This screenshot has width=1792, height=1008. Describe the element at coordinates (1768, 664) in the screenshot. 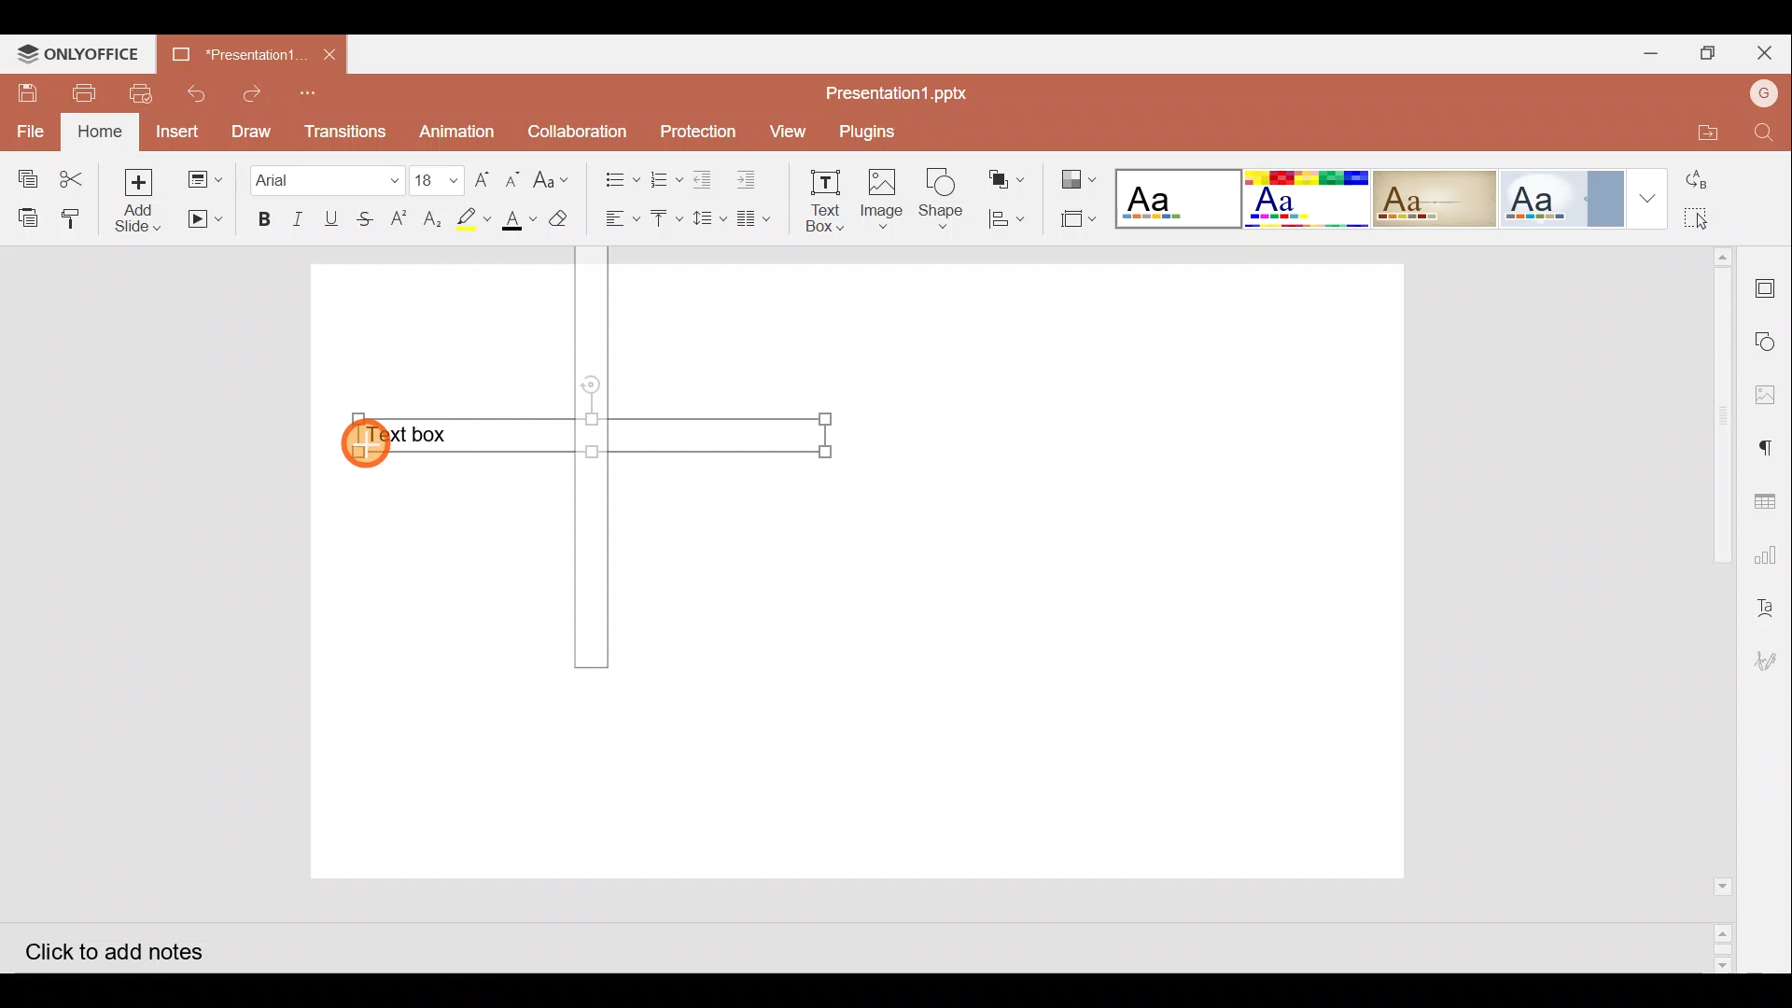

I see `Signature settings` at that location.